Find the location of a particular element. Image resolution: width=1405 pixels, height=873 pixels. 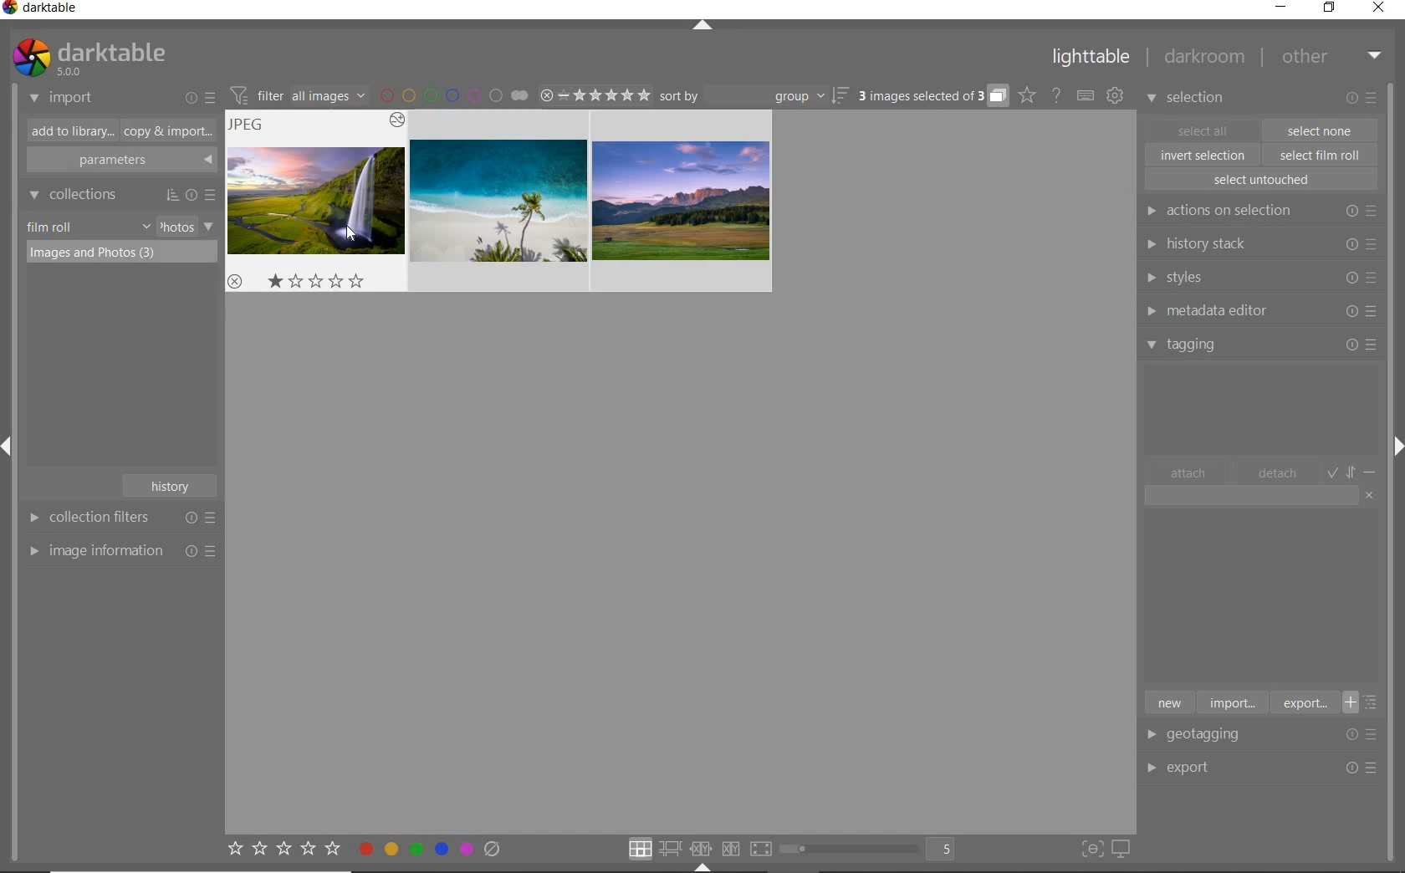

click option to select layout is located at coordinates (697, 849).